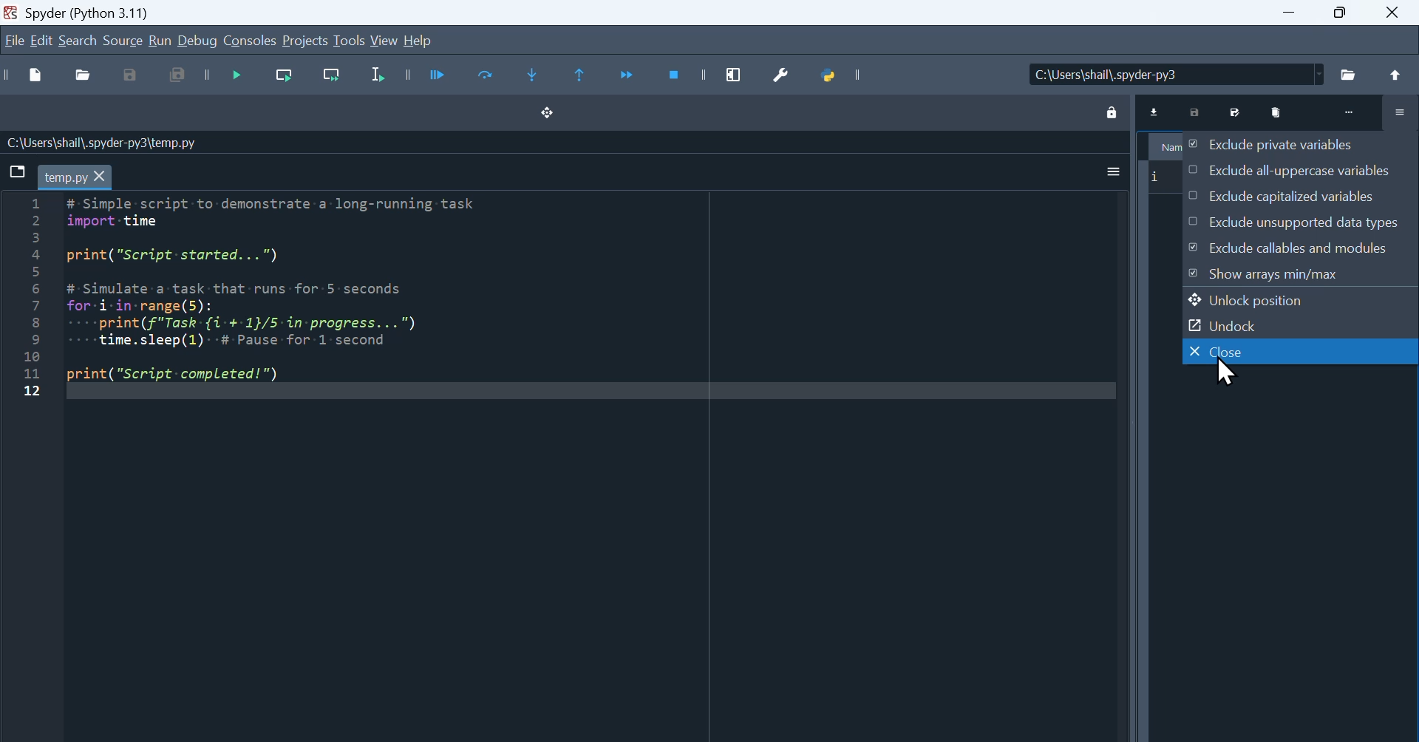 The height and width of the screenshot is (742, 1419). What do you see at coordinates (285, 290) in the screenshot?
I see `Simple script to demonstrate a long running task` at bounding box center [285, 290].